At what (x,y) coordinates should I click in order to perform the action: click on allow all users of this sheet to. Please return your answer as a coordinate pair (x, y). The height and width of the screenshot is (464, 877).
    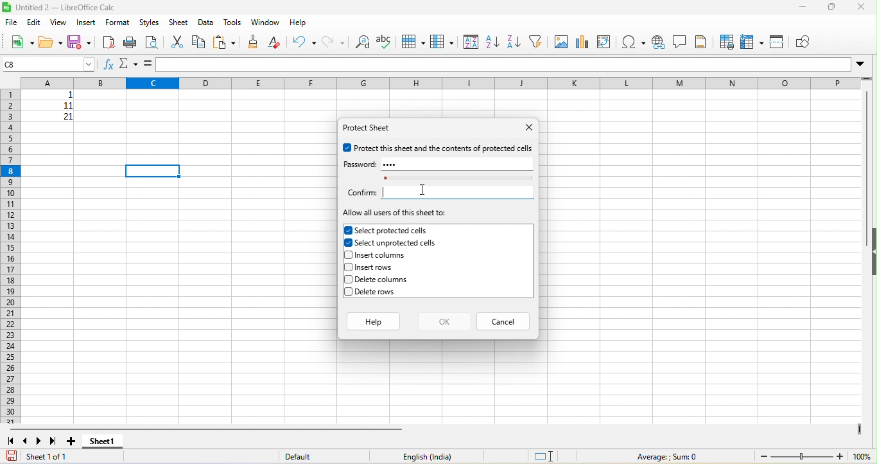
    Looking at the image, I should click on (396, 214).